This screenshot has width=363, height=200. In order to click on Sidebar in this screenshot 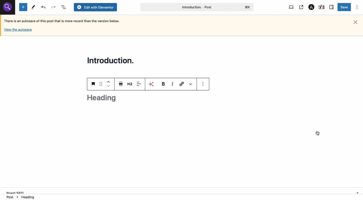, I will do `click(332, 7)`.